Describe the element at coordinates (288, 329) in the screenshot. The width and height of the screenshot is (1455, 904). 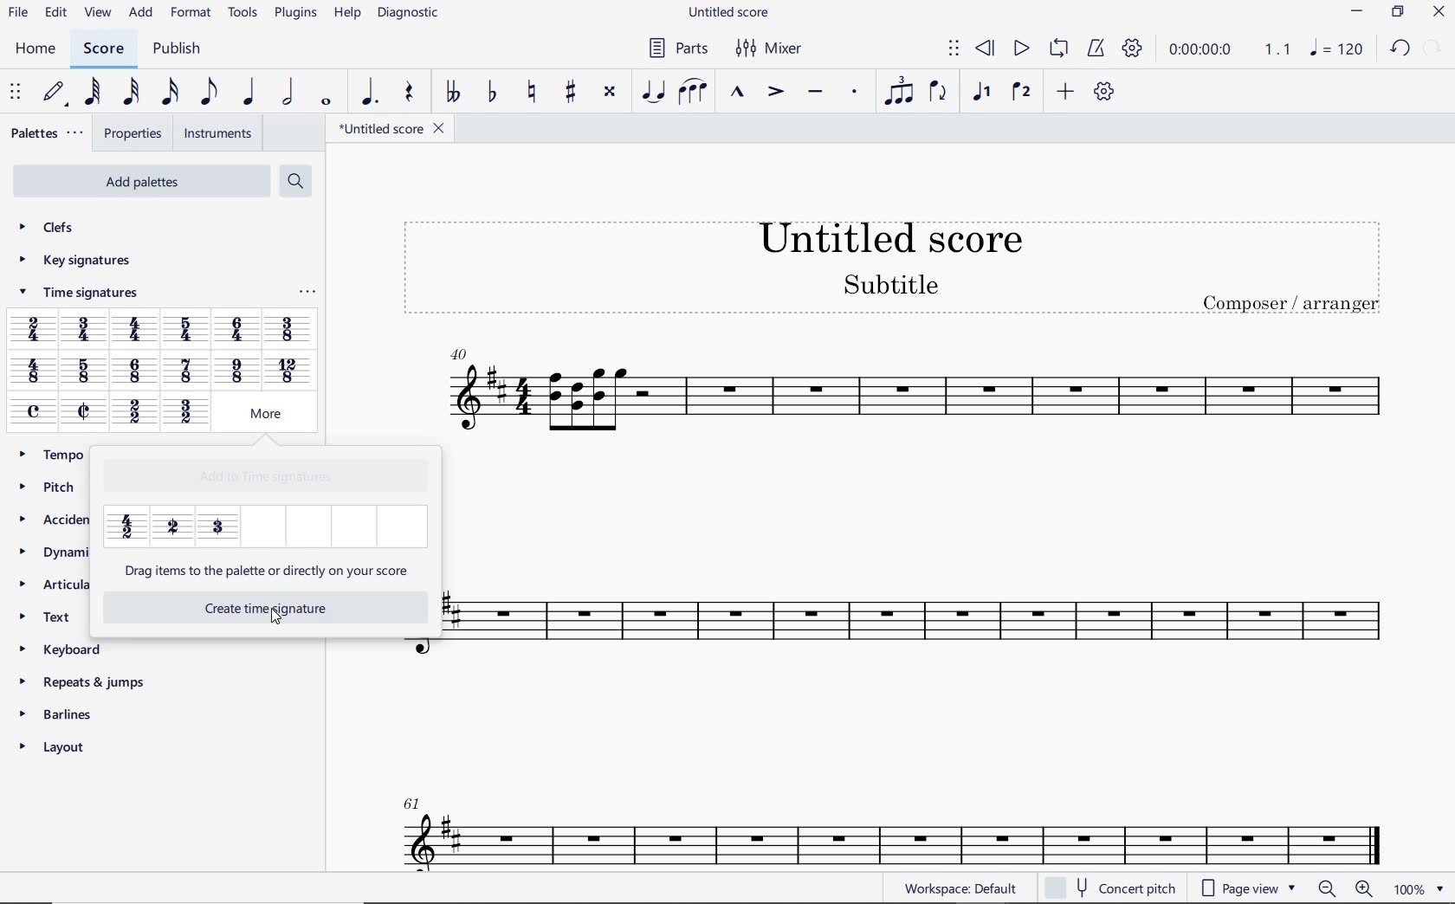
I see `3/8` at that location.